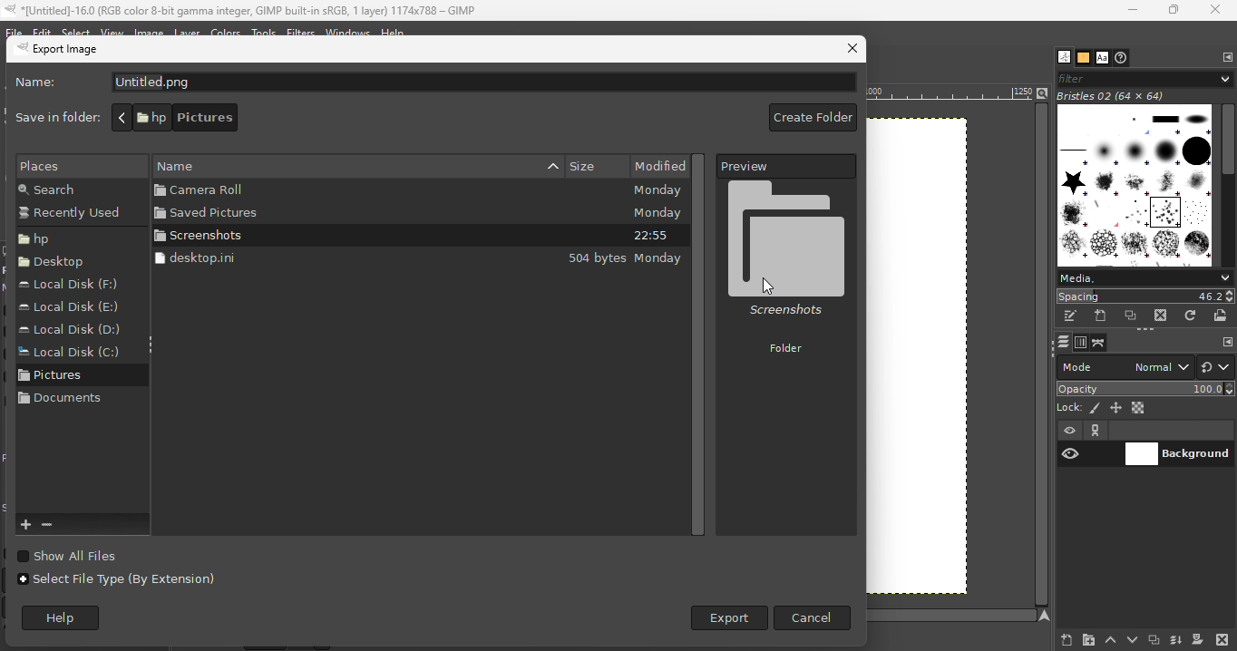  I want to click on Fonts, so click(1102, 58).